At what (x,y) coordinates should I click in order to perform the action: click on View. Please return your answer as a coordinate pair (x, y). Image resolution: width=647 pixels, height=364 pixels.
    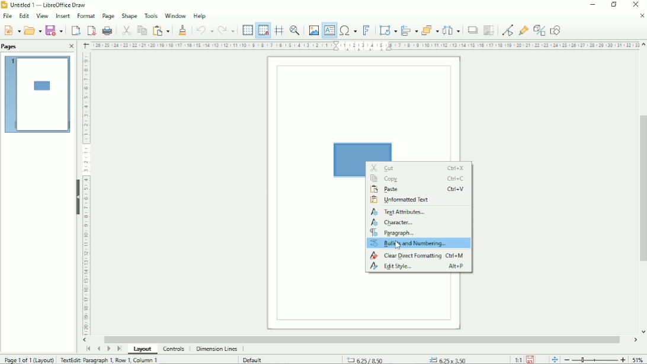
    Looking at the image, I should click on (41, 15).